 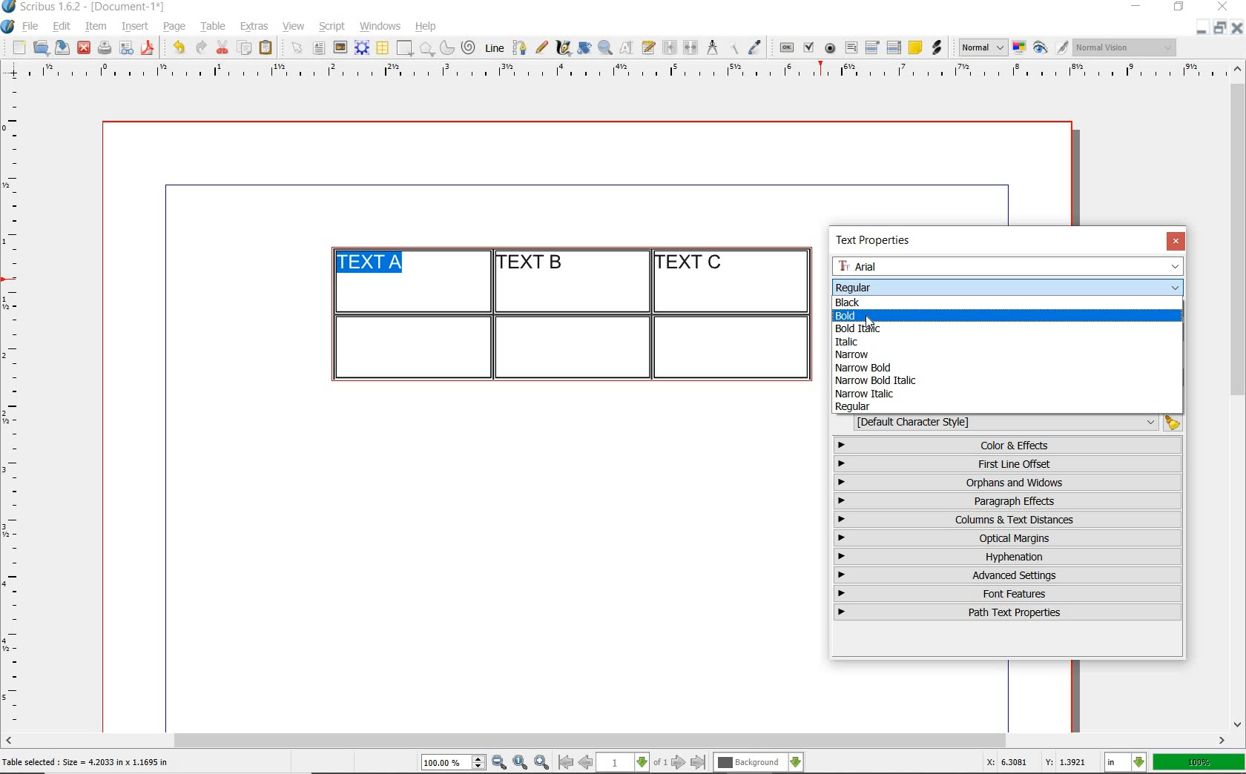 What do you see at coordinates (1126, 763) in the screenshot?
I see `select the current unit` at bounding box center [1126, 763].